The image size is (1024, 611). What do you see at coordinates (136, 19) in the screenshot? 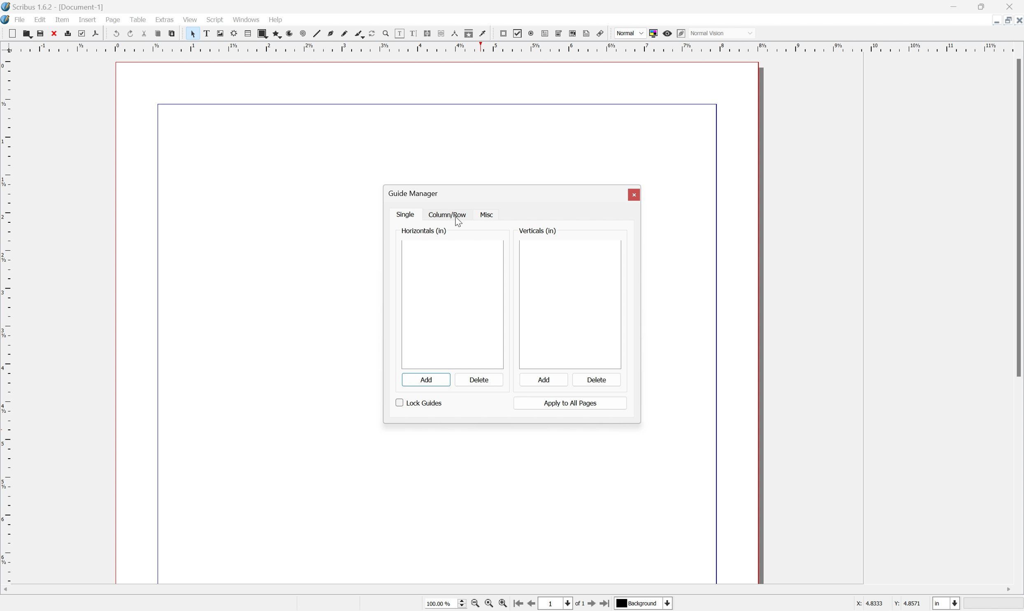
I see `table` at bounding box center [136, 19].